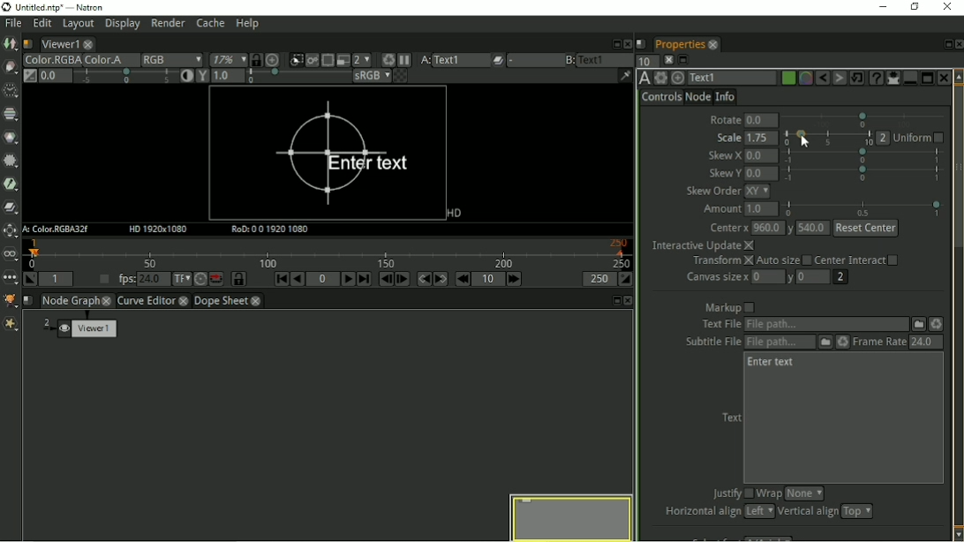 This screenshot has height=542, width=964. I want to click on RGB, so click(172, 58).